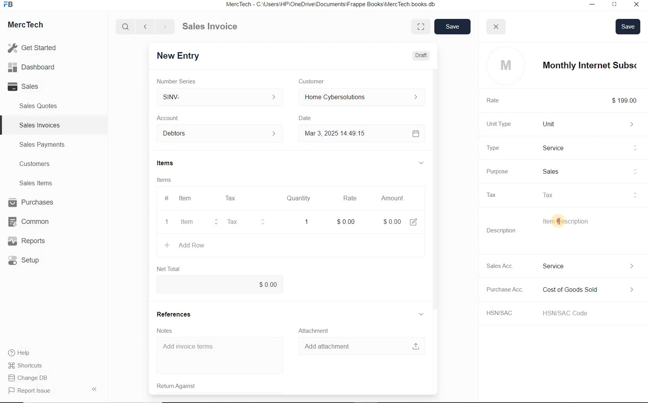  Describe the element at coordinates (414, 133) in the screenshot. I see `Calendar` at that location.